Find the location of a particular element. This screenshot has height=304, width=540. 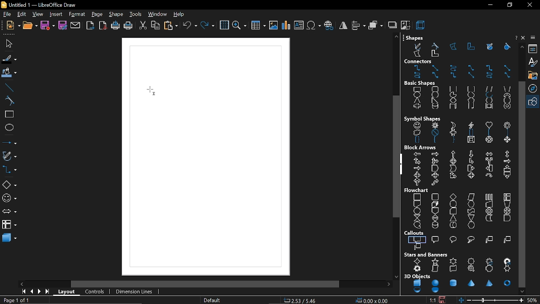

connectors is located at coordinates (9, 170).